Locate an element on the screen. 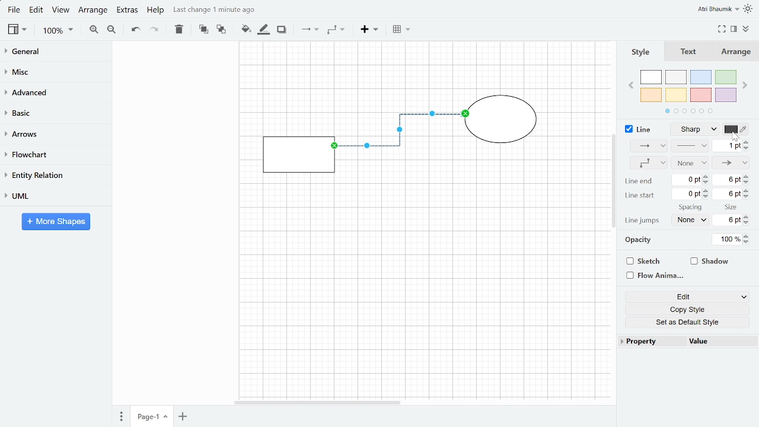 This screenshot has width=759, height=427. Theme is located at coordinates (750, 8).